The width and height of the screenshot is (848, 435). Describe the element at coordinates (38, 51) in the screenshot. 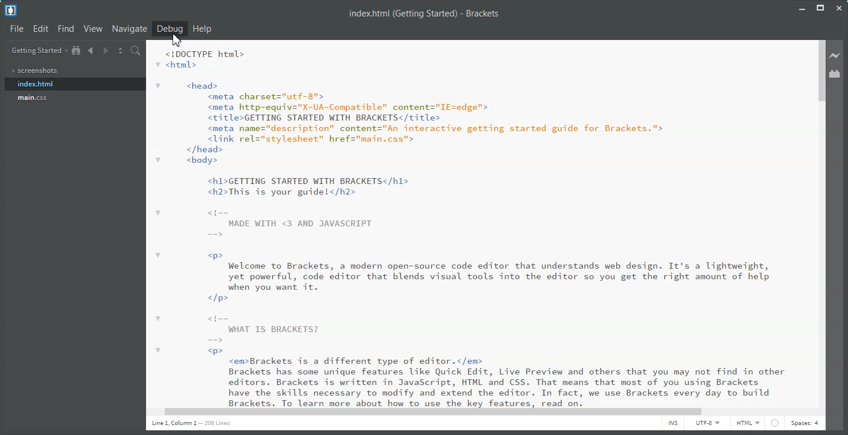

I see `Getting Started` at that location.